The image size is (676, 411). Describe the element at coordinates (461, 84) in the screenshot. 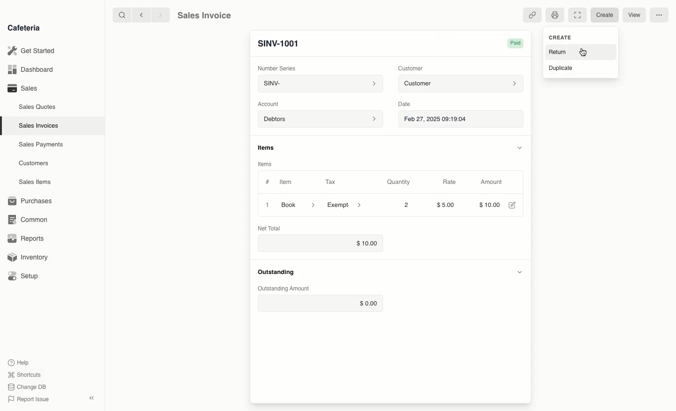

I see `Customer` at that location.